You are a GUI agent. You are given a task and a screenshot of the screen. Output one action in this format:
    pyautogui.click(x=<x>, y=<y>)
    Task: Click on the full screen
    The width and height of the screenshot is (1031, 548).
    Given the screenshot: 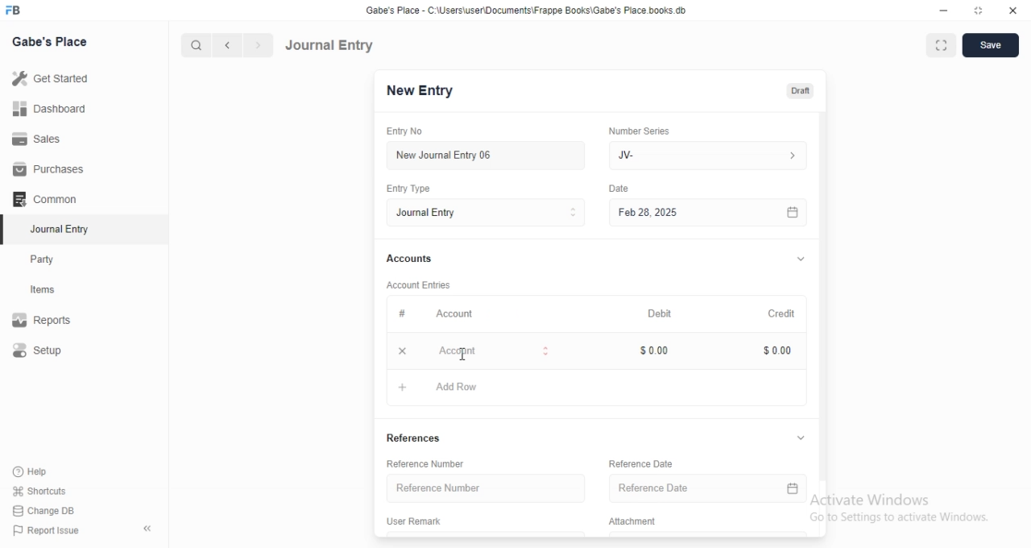 What is the action you would take?
    pyautogui.click(x=944, y=46)
    